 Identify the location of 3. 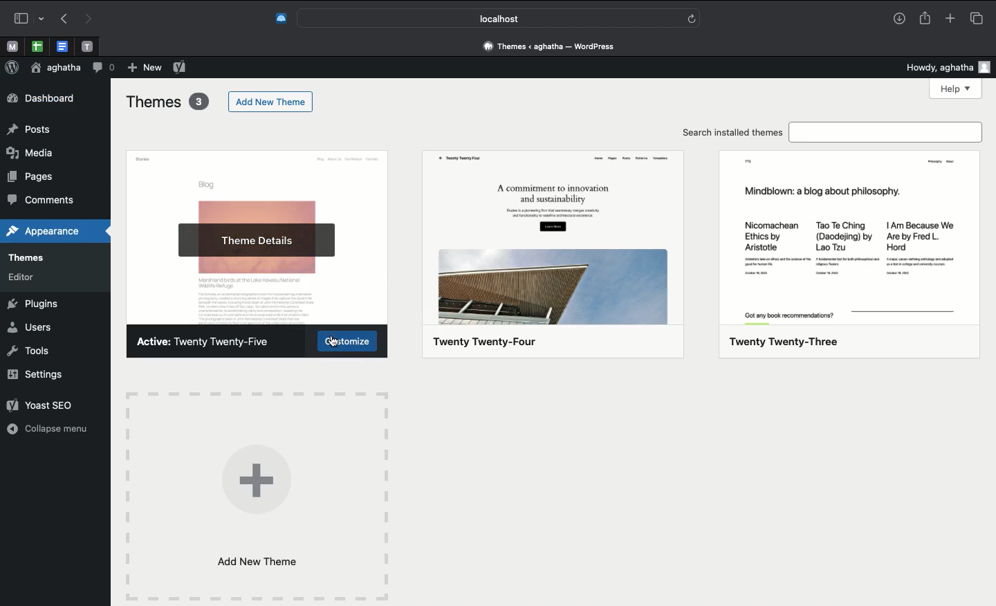
(199, 102).